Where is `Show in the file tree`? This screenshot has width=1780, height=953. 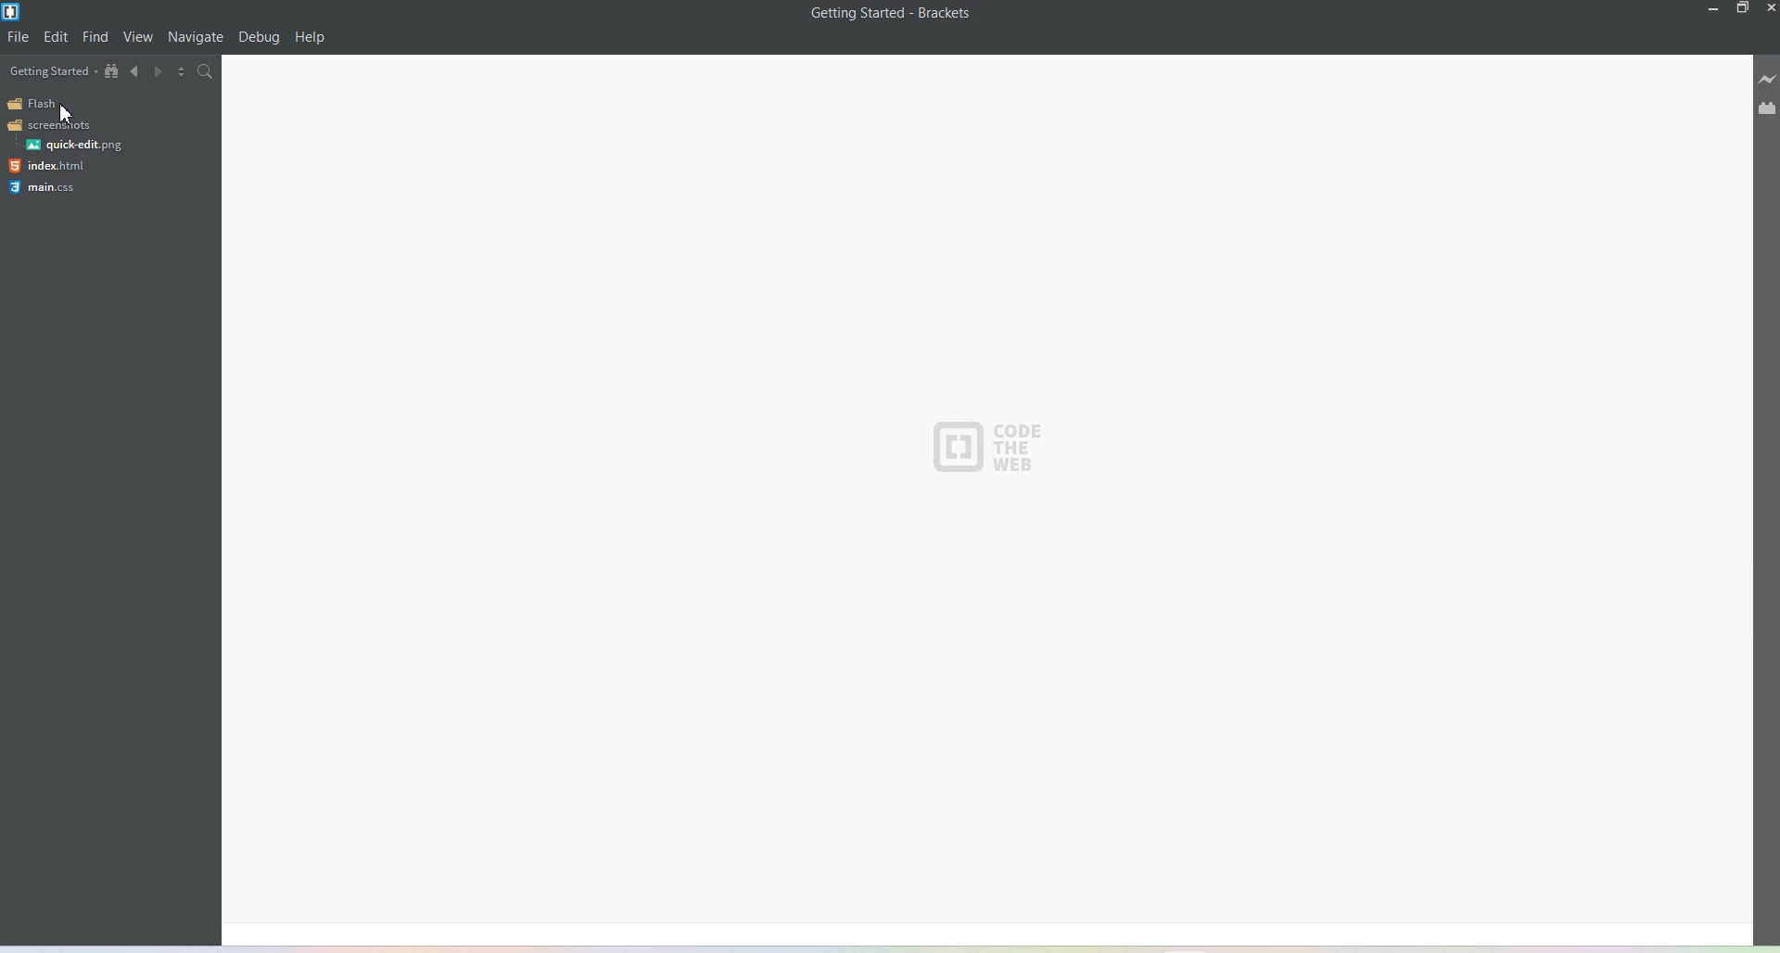 Show in the file tree is located at coordinates (112, 71).